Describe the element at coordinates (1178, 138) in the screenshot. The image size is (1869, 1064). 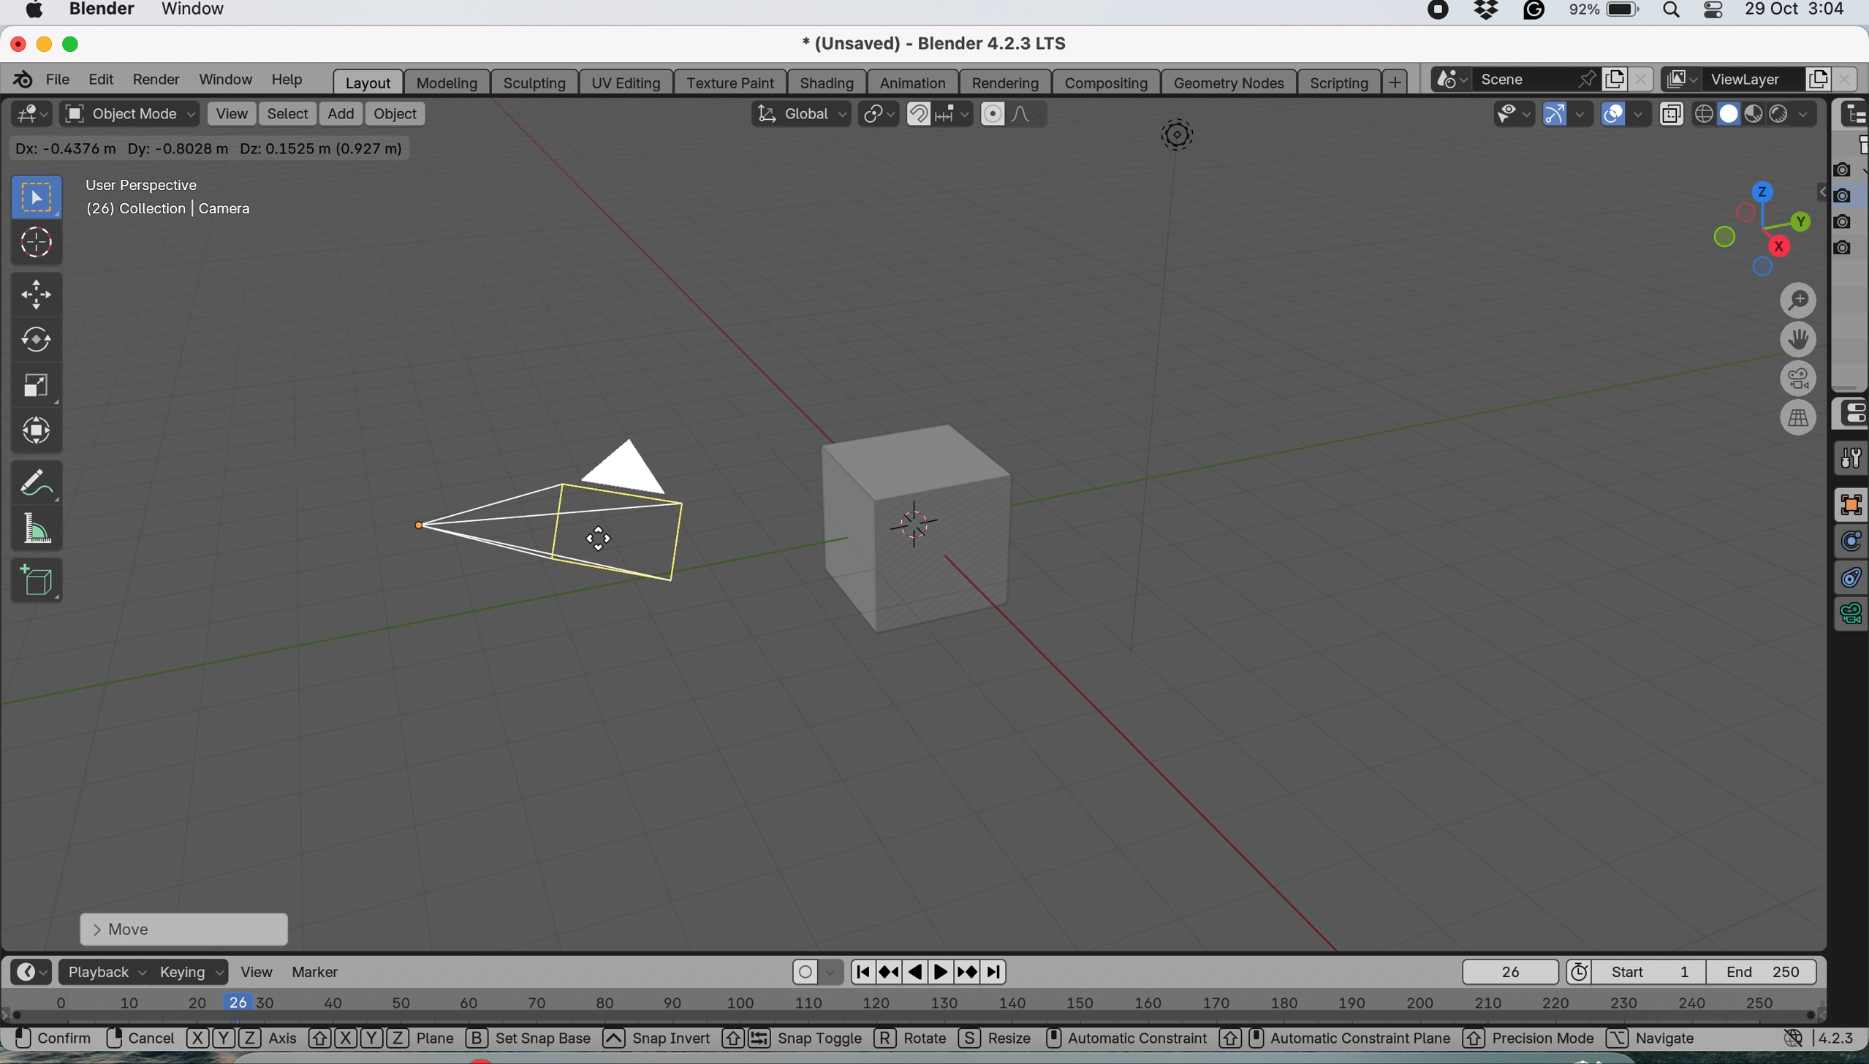
I see `image shape` at that location.